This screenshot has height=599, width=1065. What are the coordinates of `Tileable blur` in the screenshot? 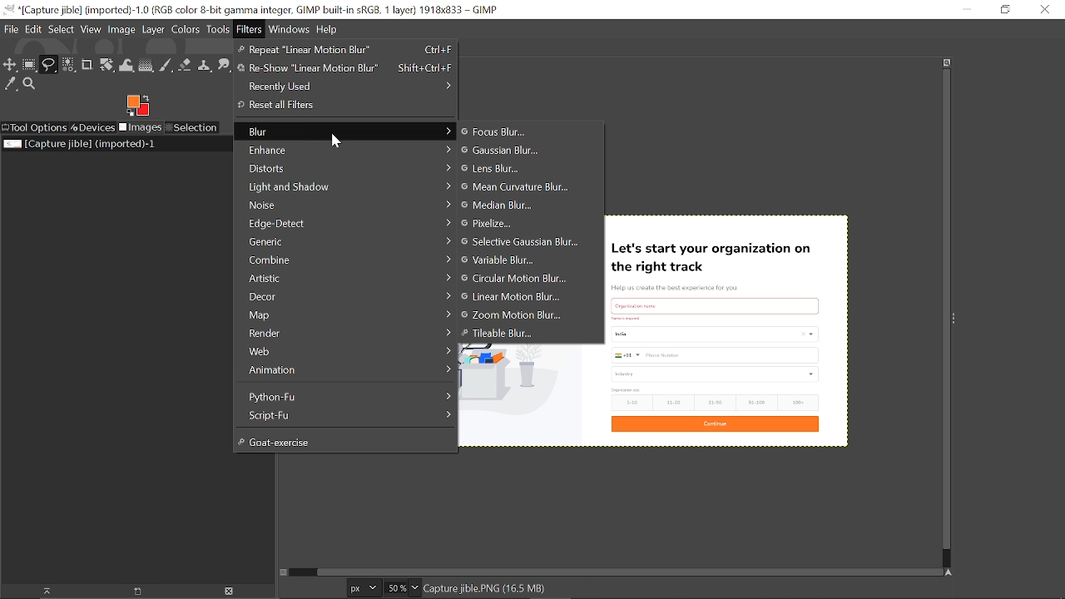 It's located at (511, 333).